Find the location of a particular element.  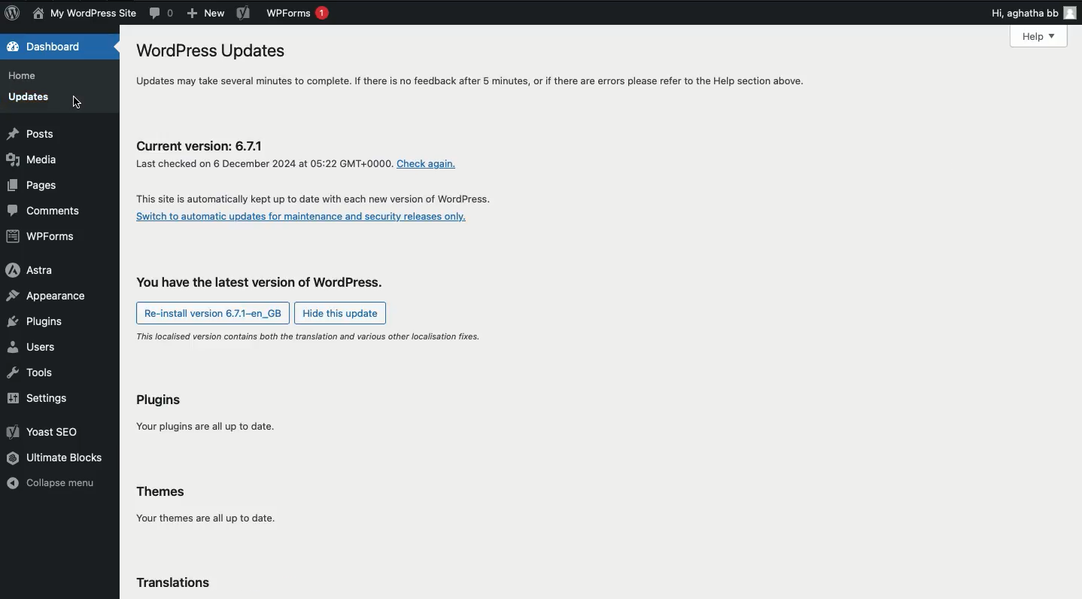

Appearance is located at coordinates (50, 294).